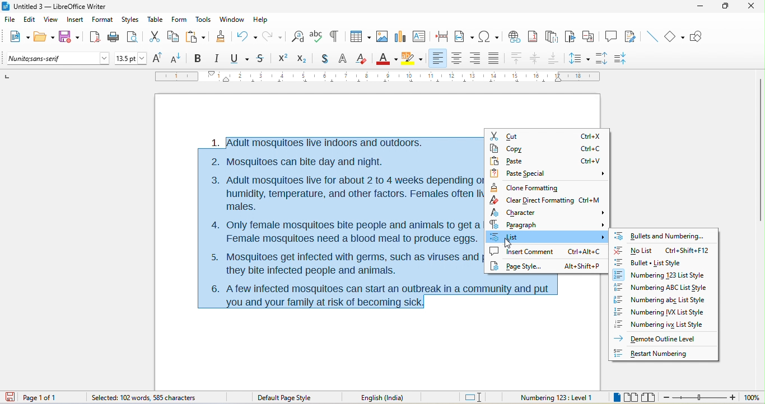 This screenshot has width=765, height=404. Describe the element at coordinates (274, 36) in the screenshot. I see `redo` at that location.